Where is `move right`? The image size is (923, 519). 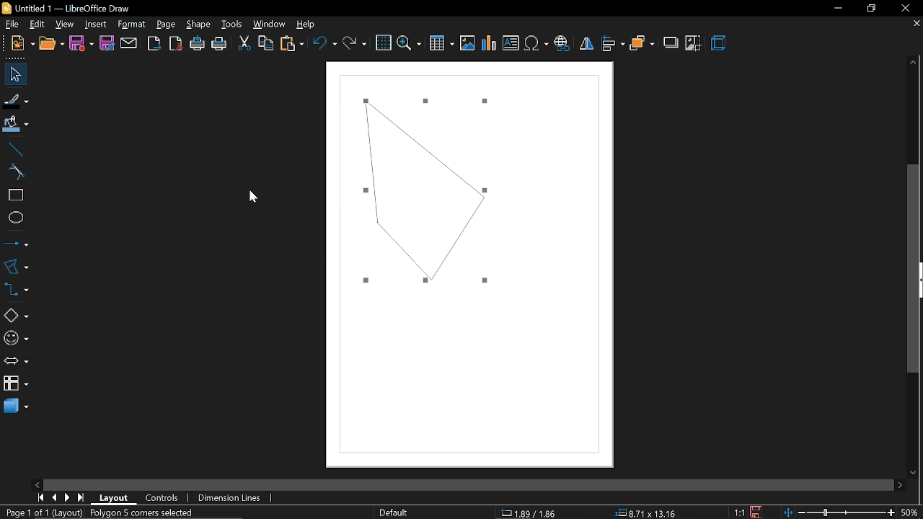 move right is located at coordinates (898, 483).